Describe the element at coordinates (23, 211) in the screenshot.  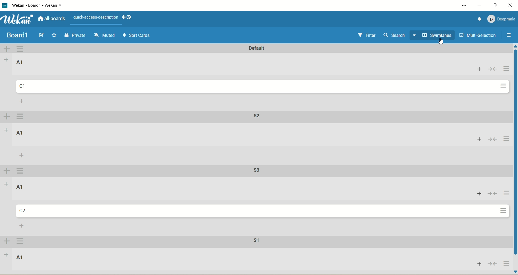
I see `card` at that location.